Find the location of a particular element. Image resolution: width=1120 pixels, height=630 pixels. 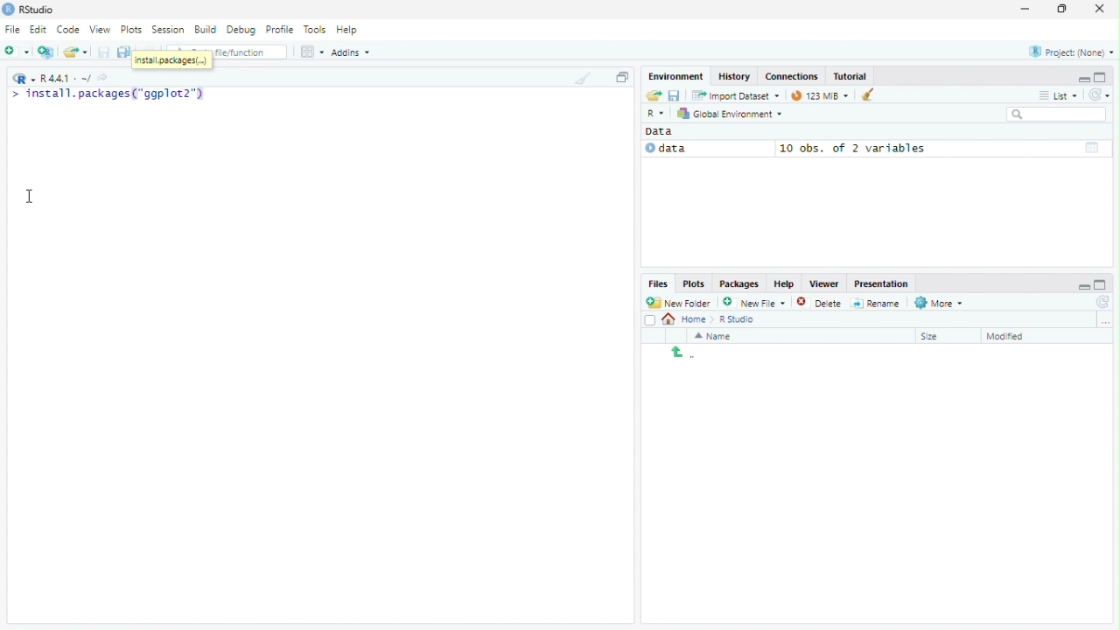

Code is located at coordinates (70, 30).